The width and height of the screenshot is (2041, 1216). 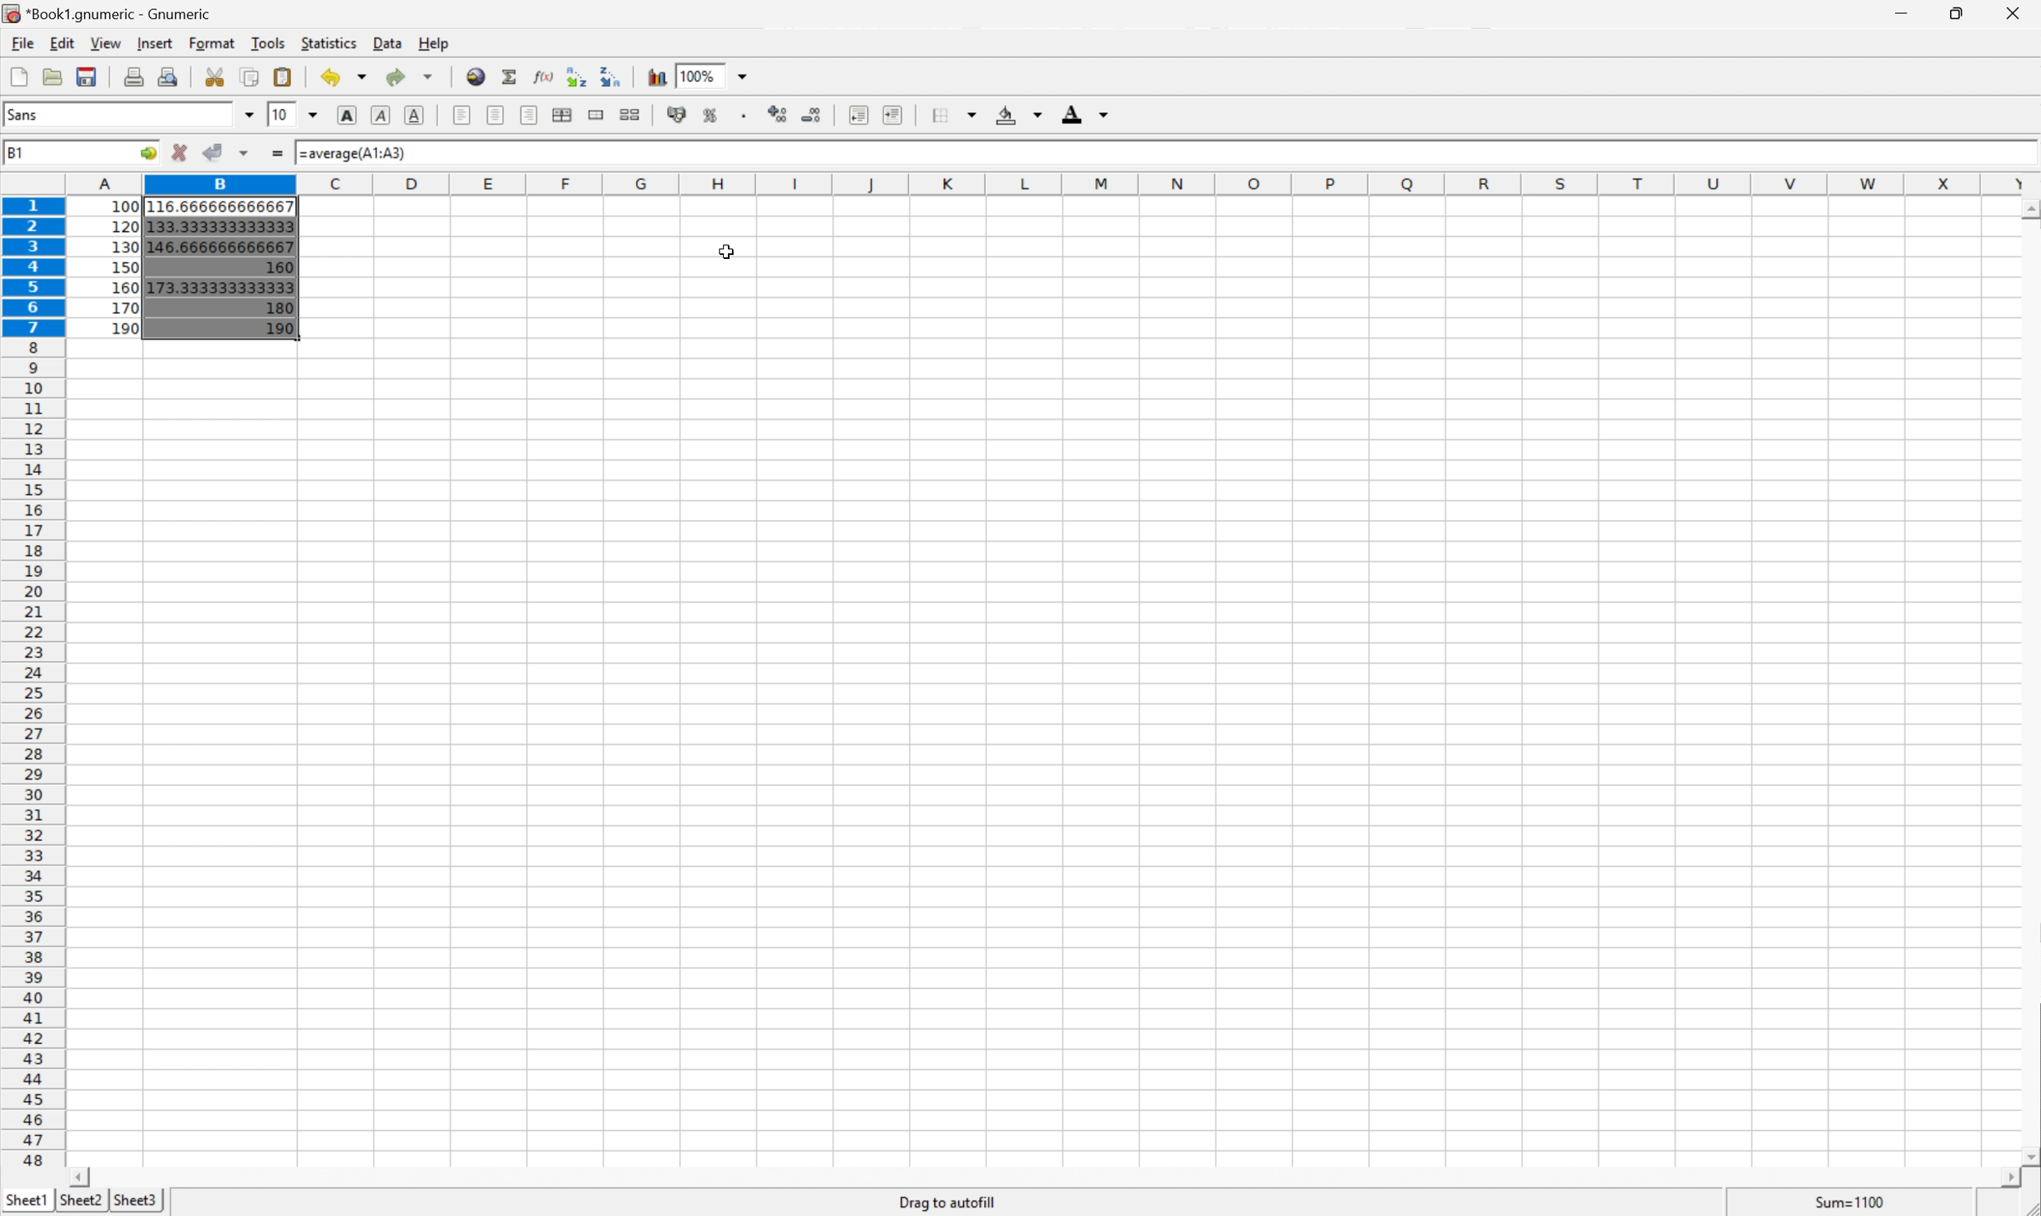 What do you see at coordinates (112, 11) in the screenshot?
I see `*Book1.gnumeric - Gnumeric` at bounding box center [112, 11].